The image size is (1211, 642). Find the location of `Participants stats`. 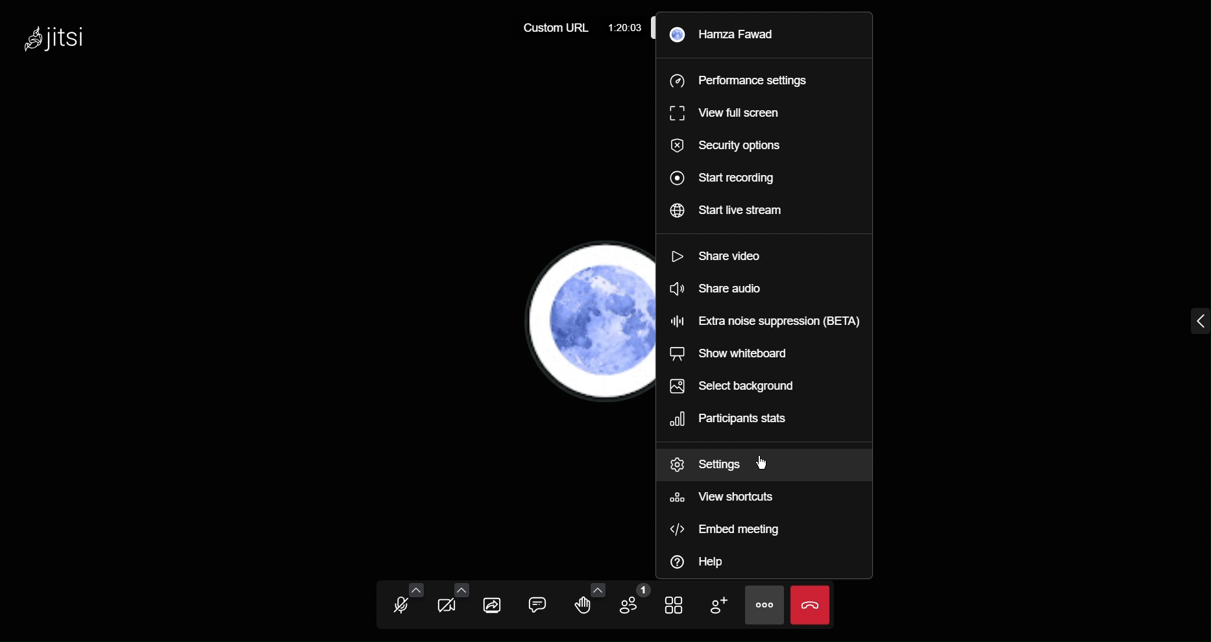

Participants stats is located at coordinates (739, 422).